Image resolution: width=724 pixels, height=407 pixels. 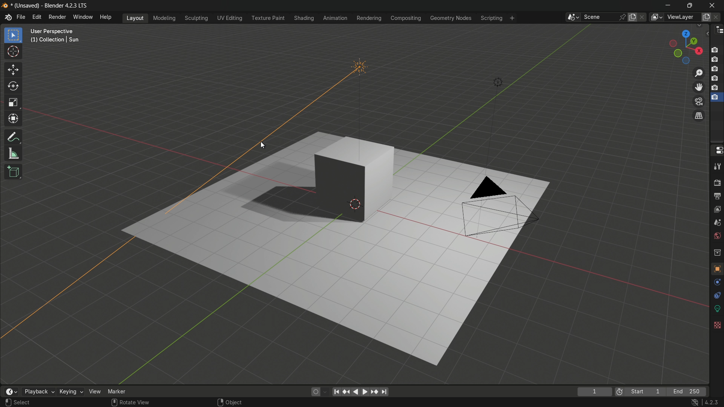 I want to click on right click, so click(x=219, y=402).